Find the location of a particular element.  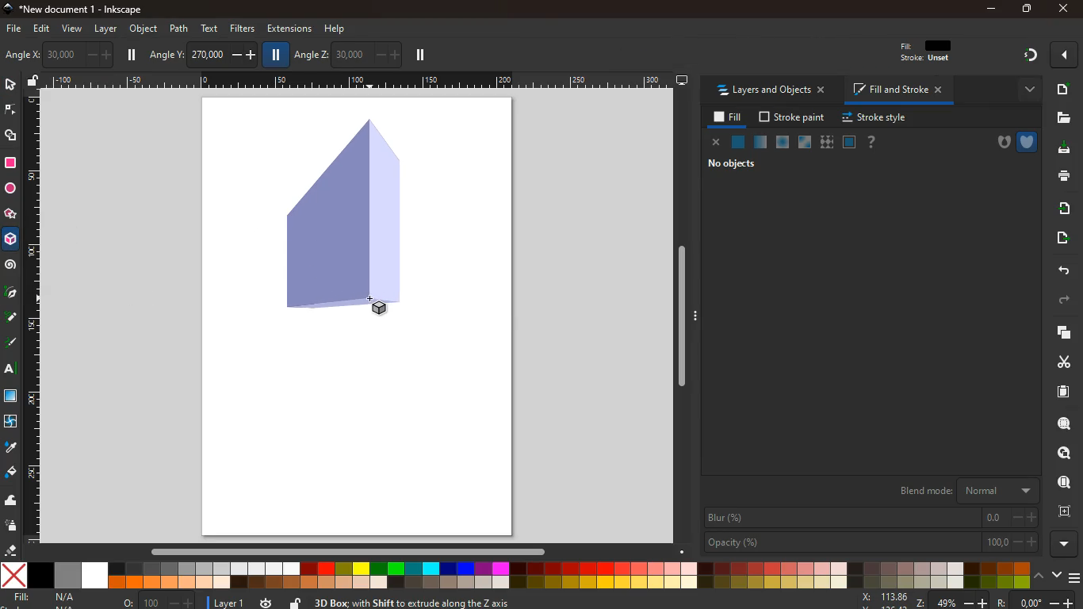

drop is located at coordinates (10, 447).